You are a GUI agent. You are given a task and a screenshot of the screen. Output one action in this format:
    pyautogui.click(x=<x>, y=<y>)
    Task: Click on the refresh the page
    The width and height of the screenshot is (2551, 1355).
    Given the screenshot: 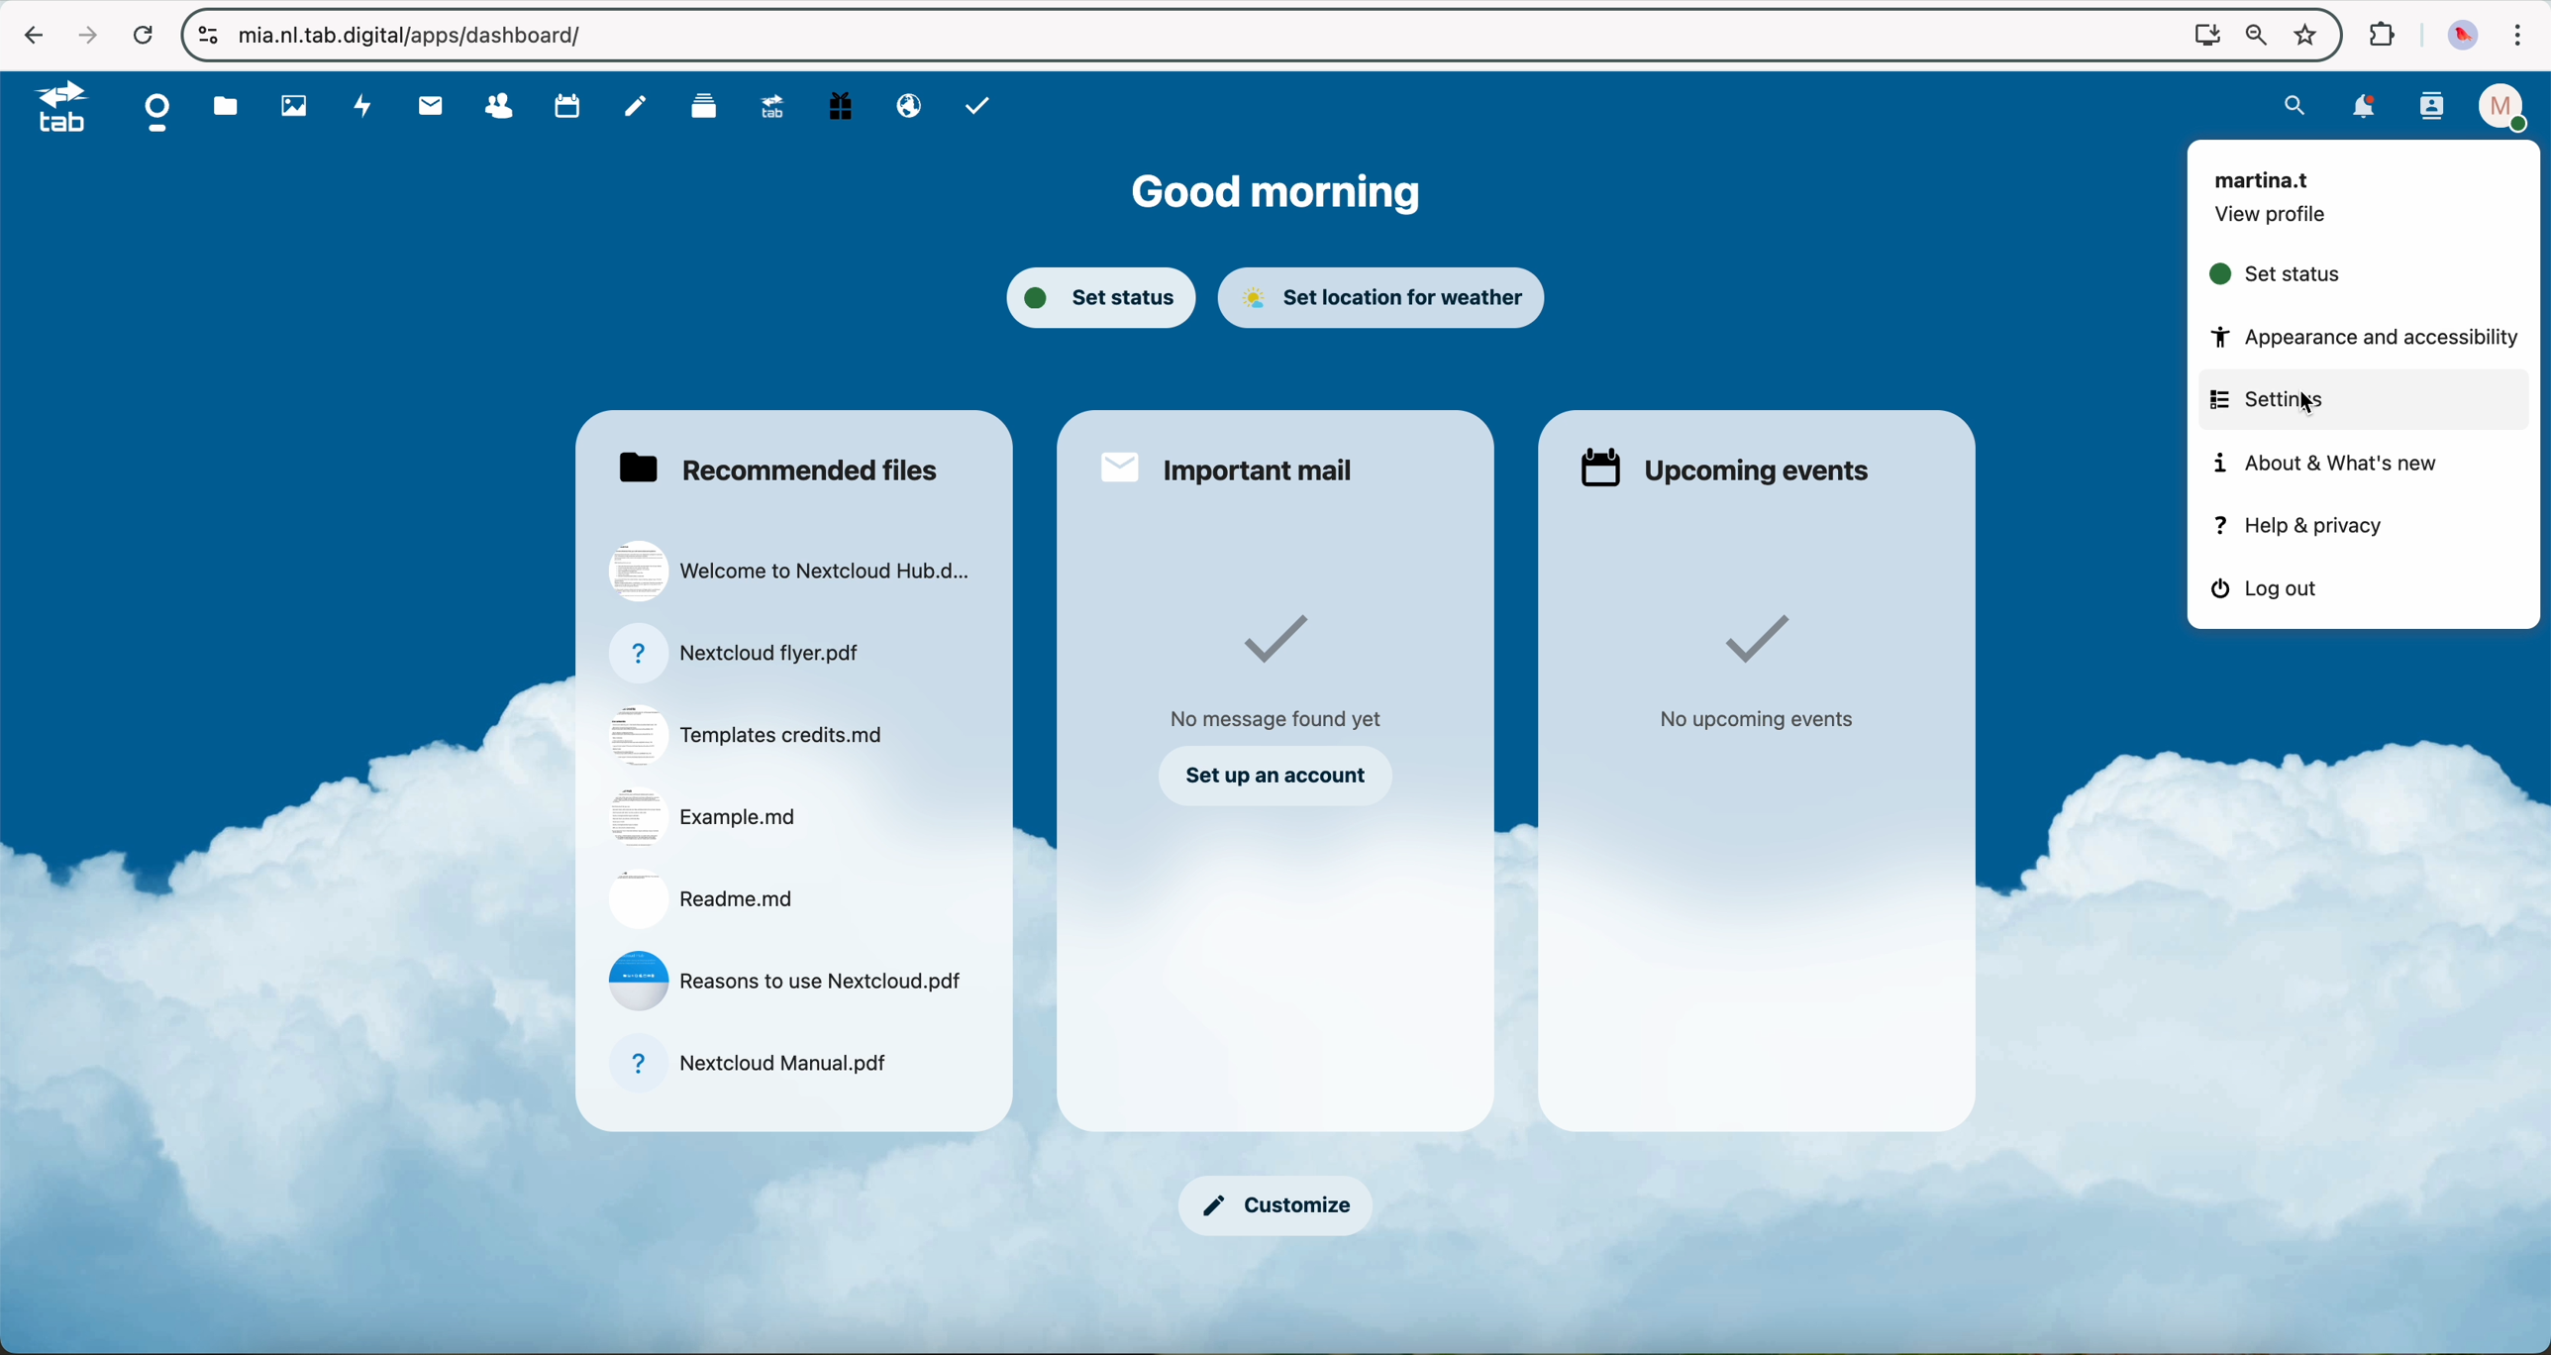 What is the action you would take?
    pyautogui.click(x=142, y=34)
    